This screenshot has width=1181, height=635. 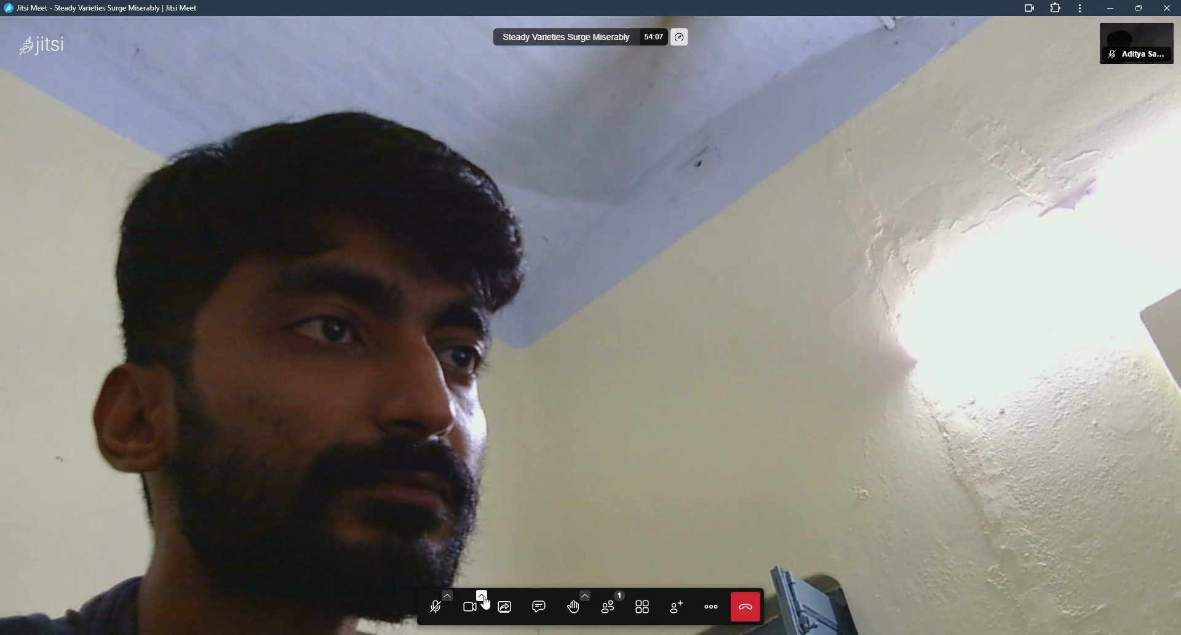 What do you see at coordinates (676, 605) in the screenshot?
I see `invite people` at bounding box center [676, 605].